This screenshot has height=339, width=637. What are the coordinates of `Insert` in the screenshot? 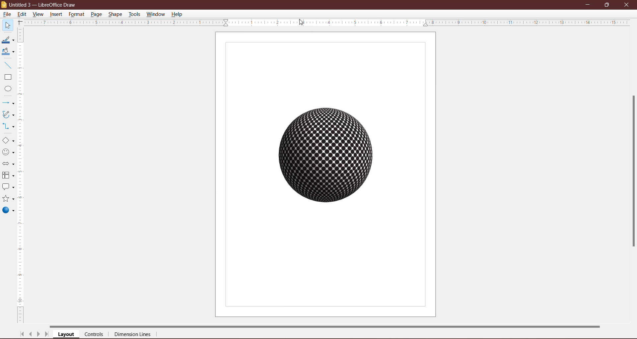 It's located at (56, 14).